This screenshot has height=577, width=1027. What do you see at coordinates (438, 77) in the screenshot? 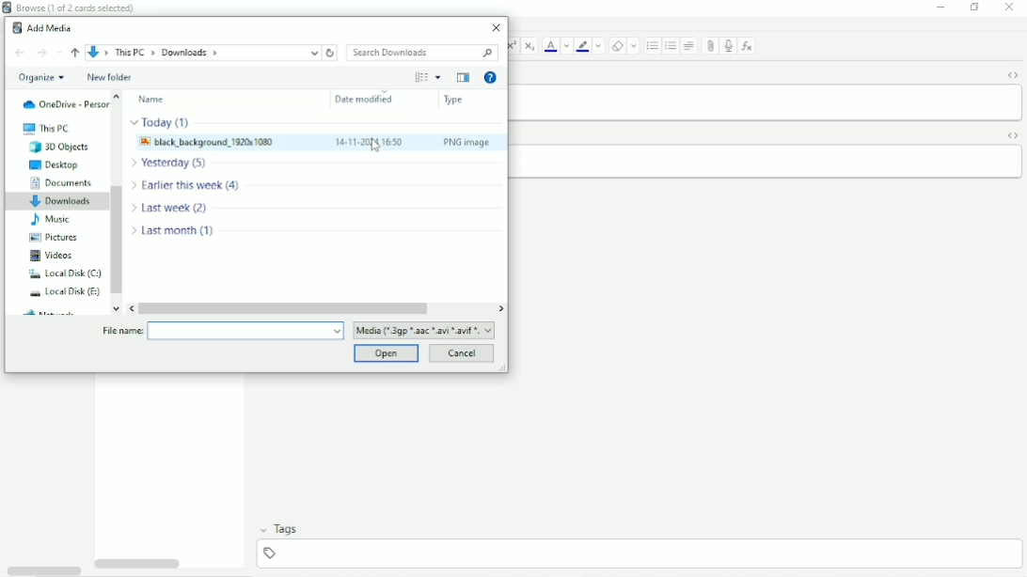
I see `More Options` at bounding box center [438, 77].